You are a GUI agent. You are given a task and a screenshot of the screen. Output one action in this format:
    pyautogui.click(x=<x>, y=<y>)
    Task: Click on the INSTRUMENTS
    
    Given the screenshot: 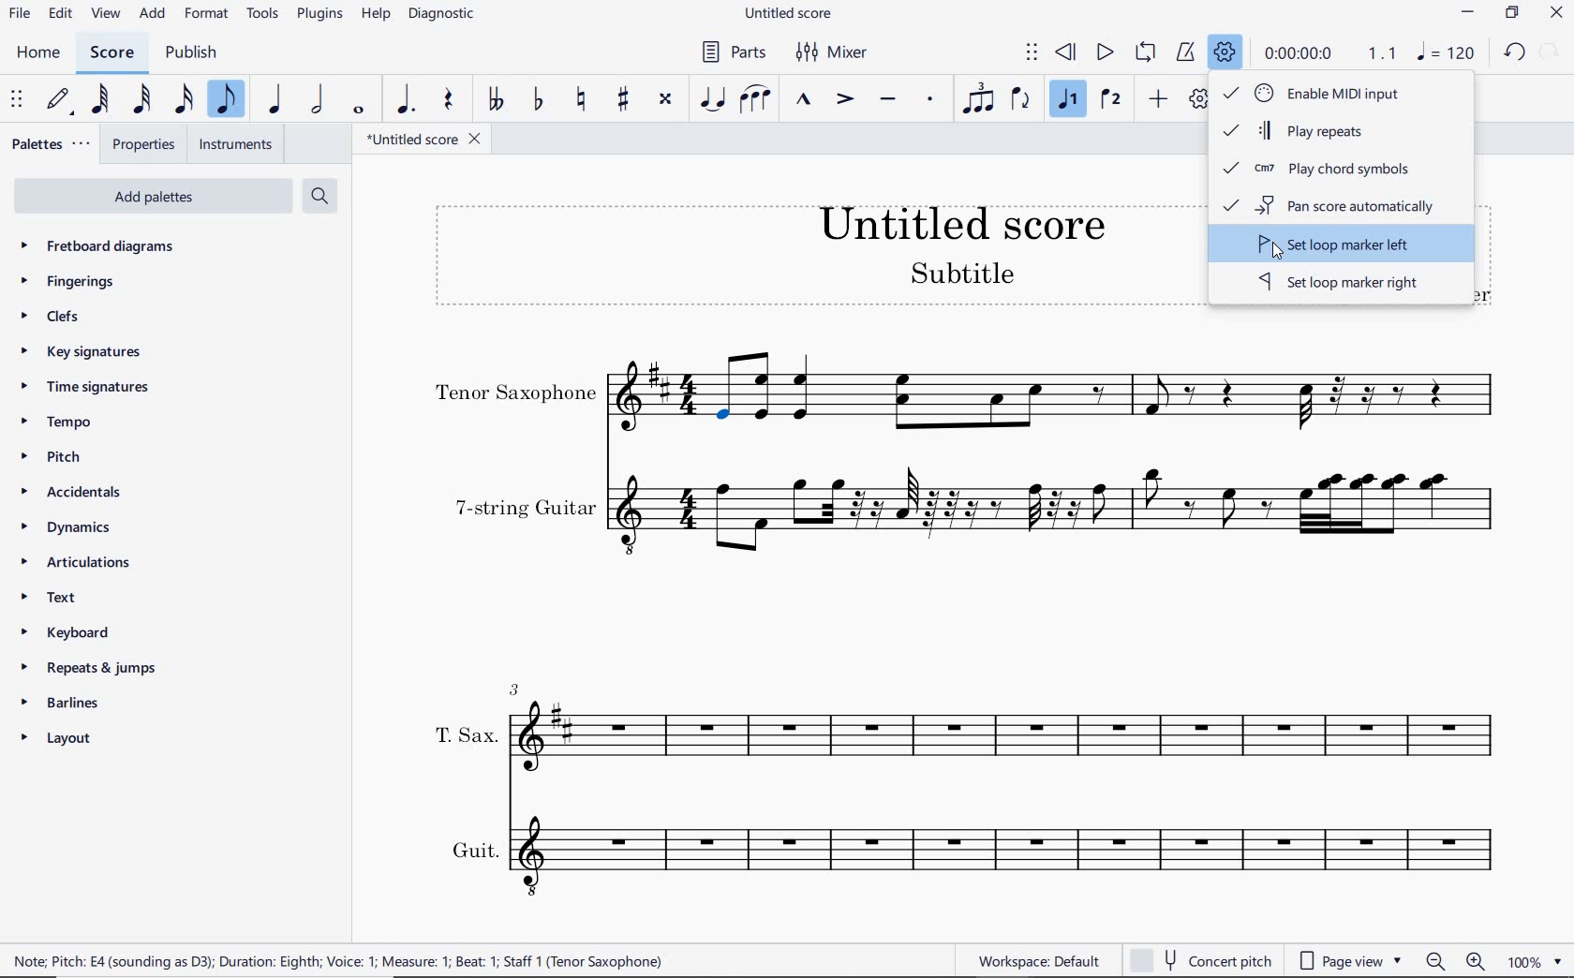 What is the action you would take?
    pyautogui.click(x=239, y=146)
    